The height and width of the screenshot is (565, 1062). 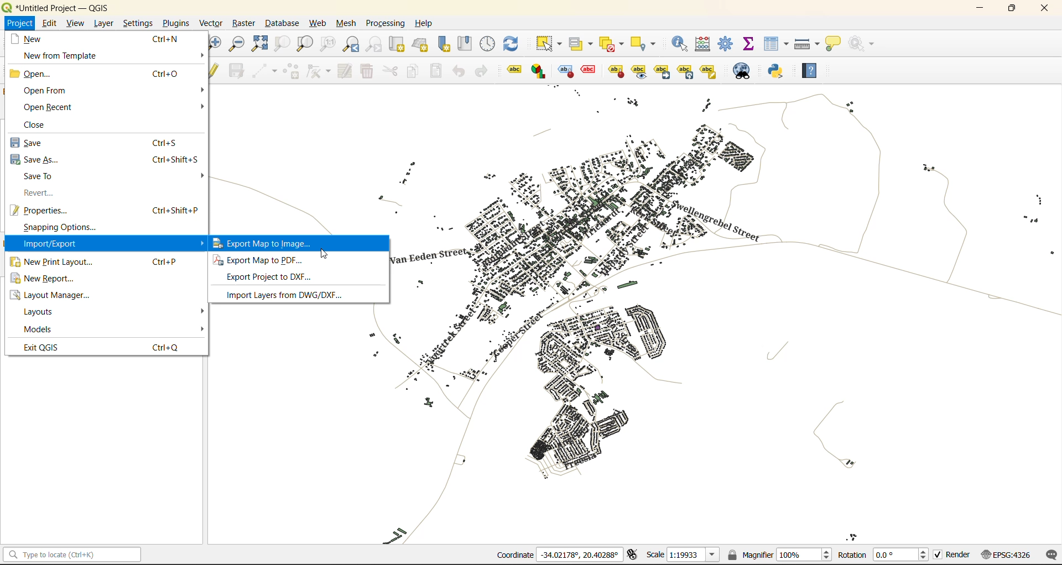 What do you see at coordinates (615, 70) in the screenshot?
I see `show/hide lable and diagram ` at bounding box center [615, 70].